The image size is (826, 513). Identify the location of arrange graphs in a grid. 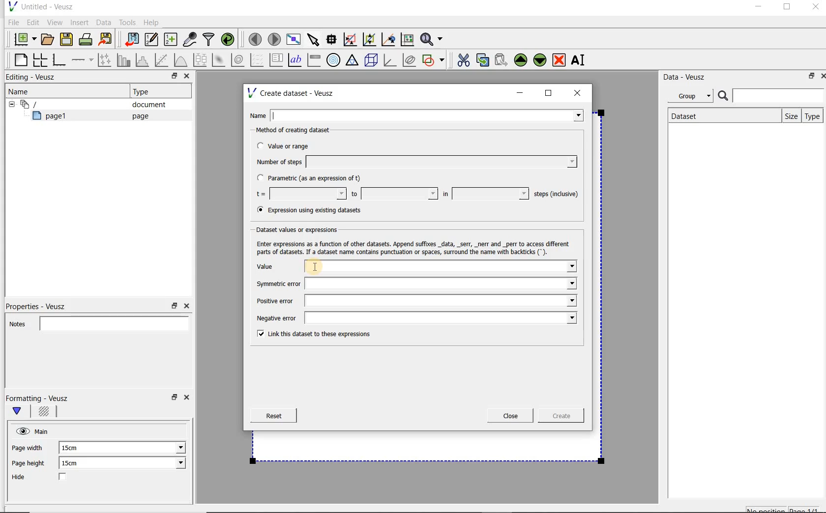
(39, 59).